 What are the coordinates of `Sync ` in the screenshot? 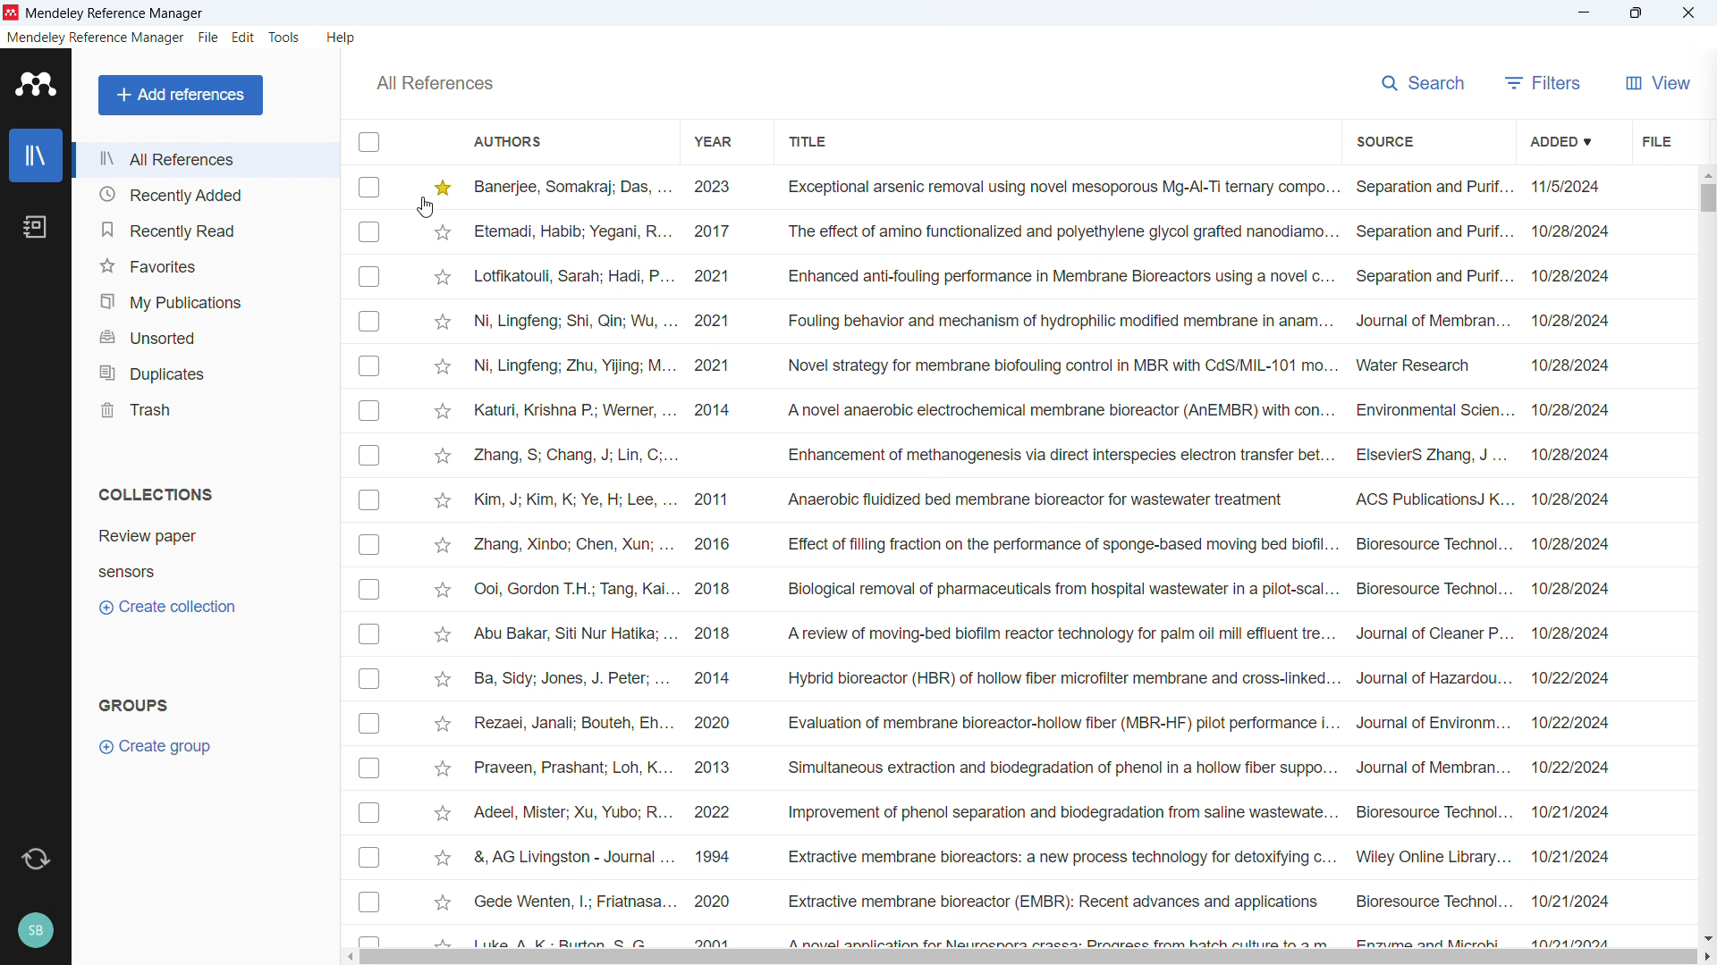 It's located at (34, 859).